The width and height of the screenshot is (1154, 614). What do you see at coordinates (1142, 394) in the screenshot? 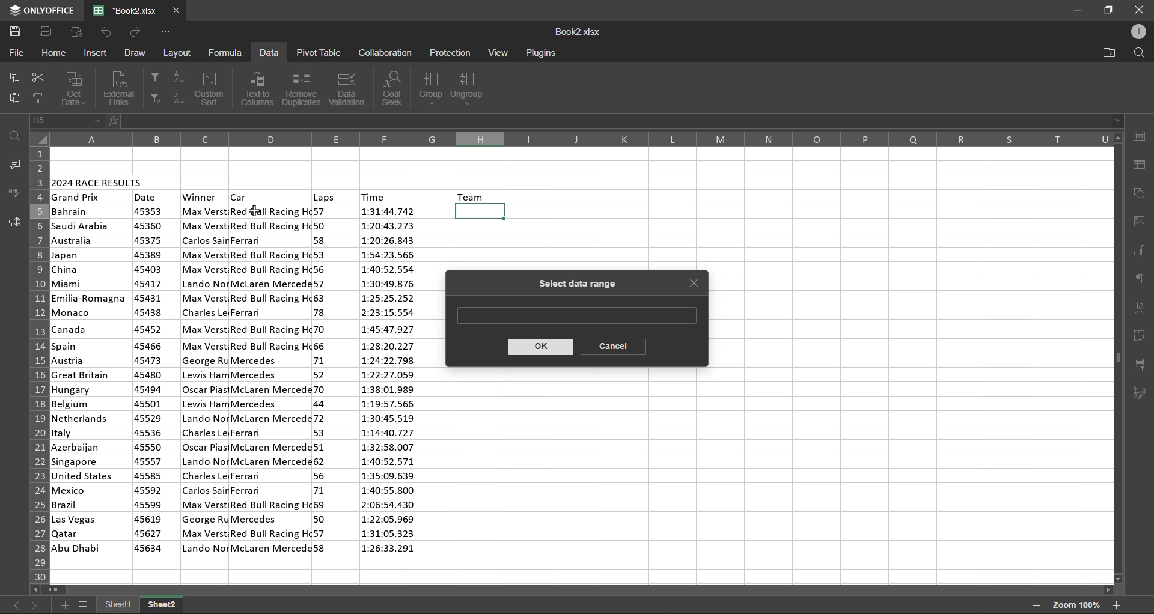
I see `signature` at bounding box center [1142, 394].